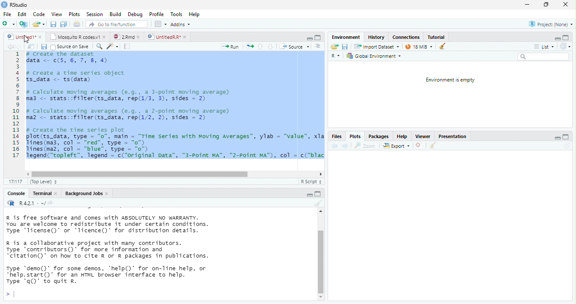  Describe the element at coordinates (321, 297) in the screenshot. I see `scrollbar down` at that location.